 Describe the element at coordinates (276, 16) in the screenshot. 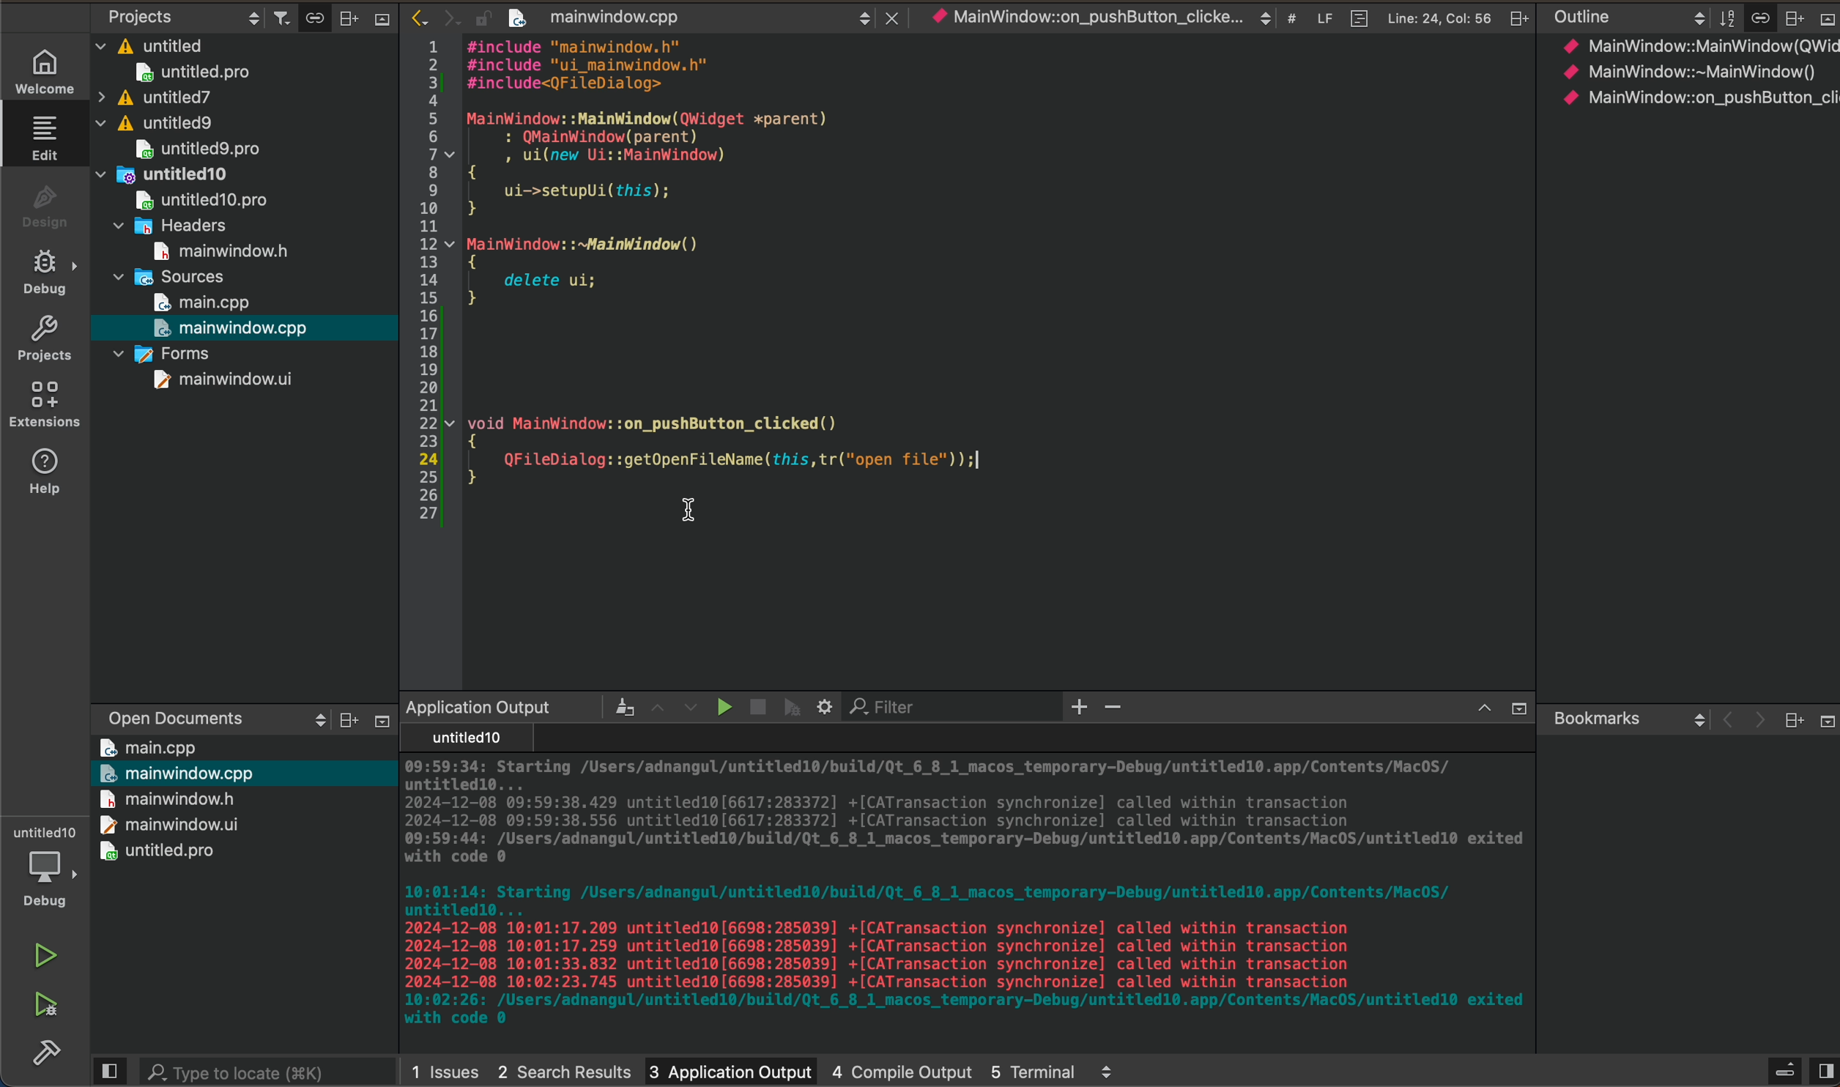

I see `filter` at that location.